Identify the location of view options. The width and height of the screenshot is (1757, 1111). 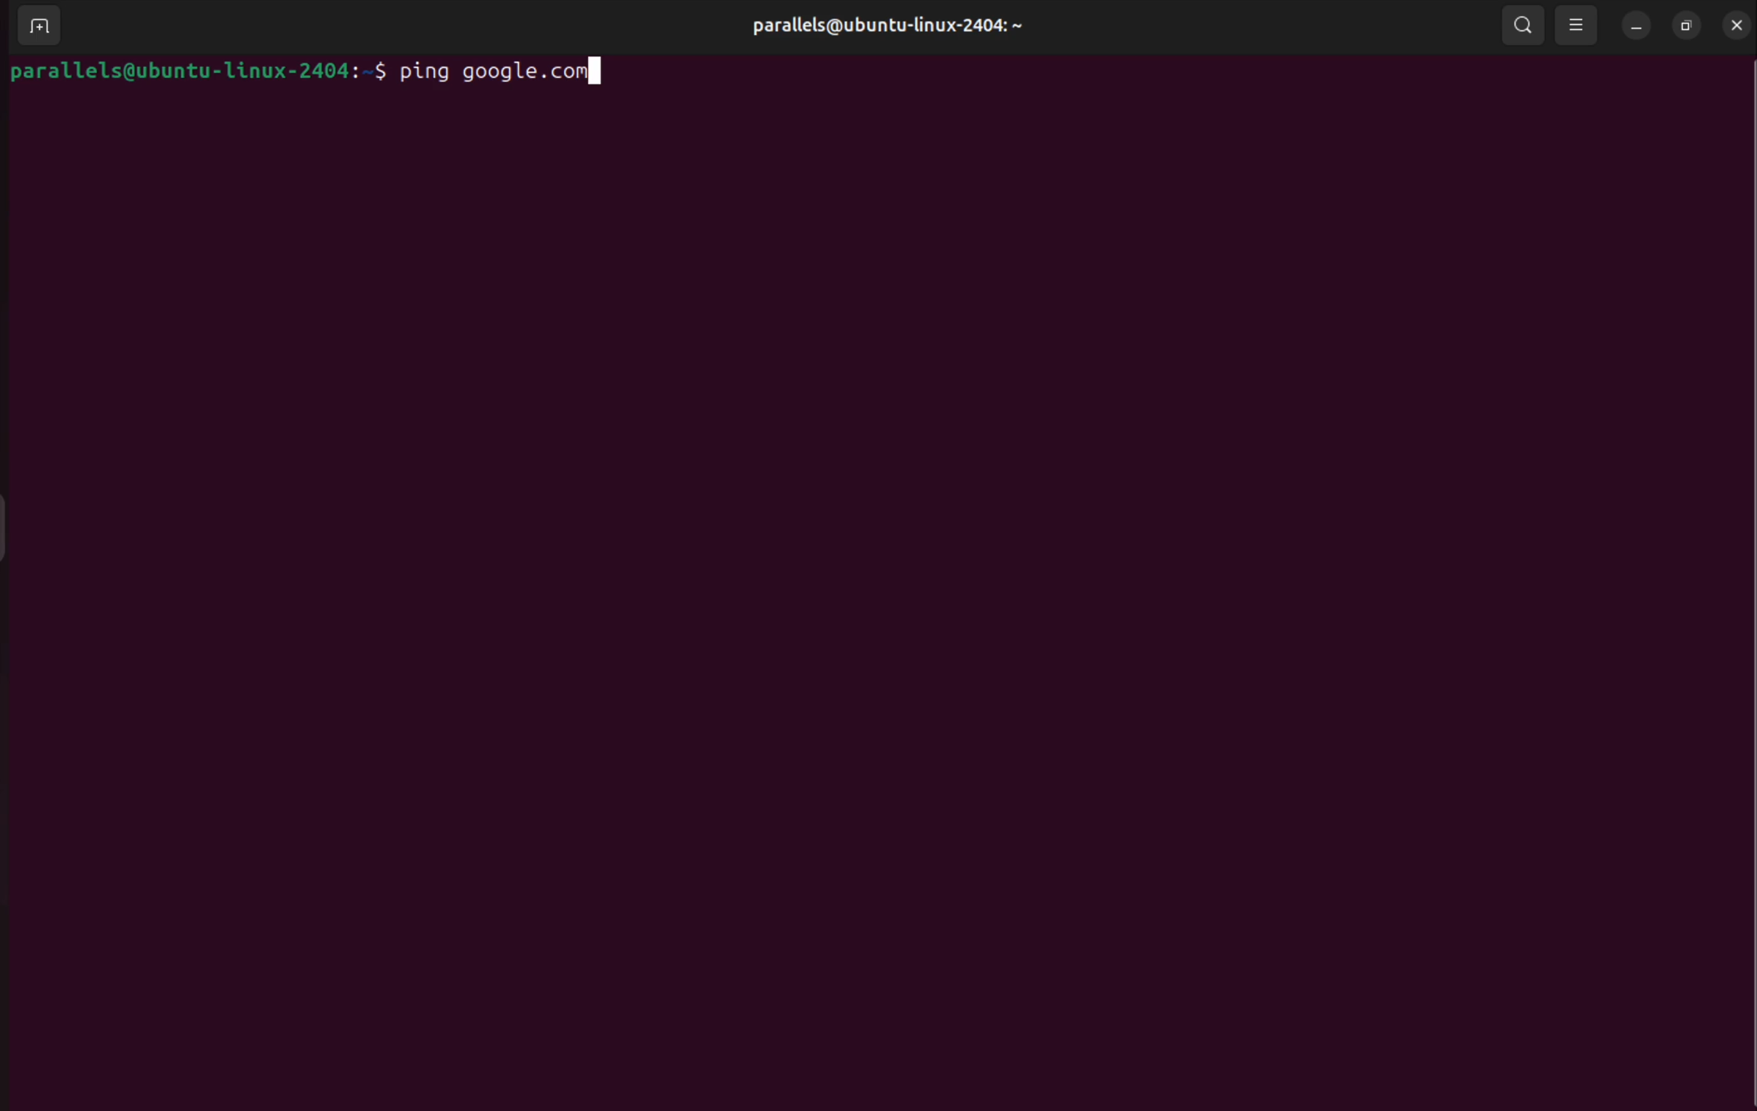
(1575, 25).